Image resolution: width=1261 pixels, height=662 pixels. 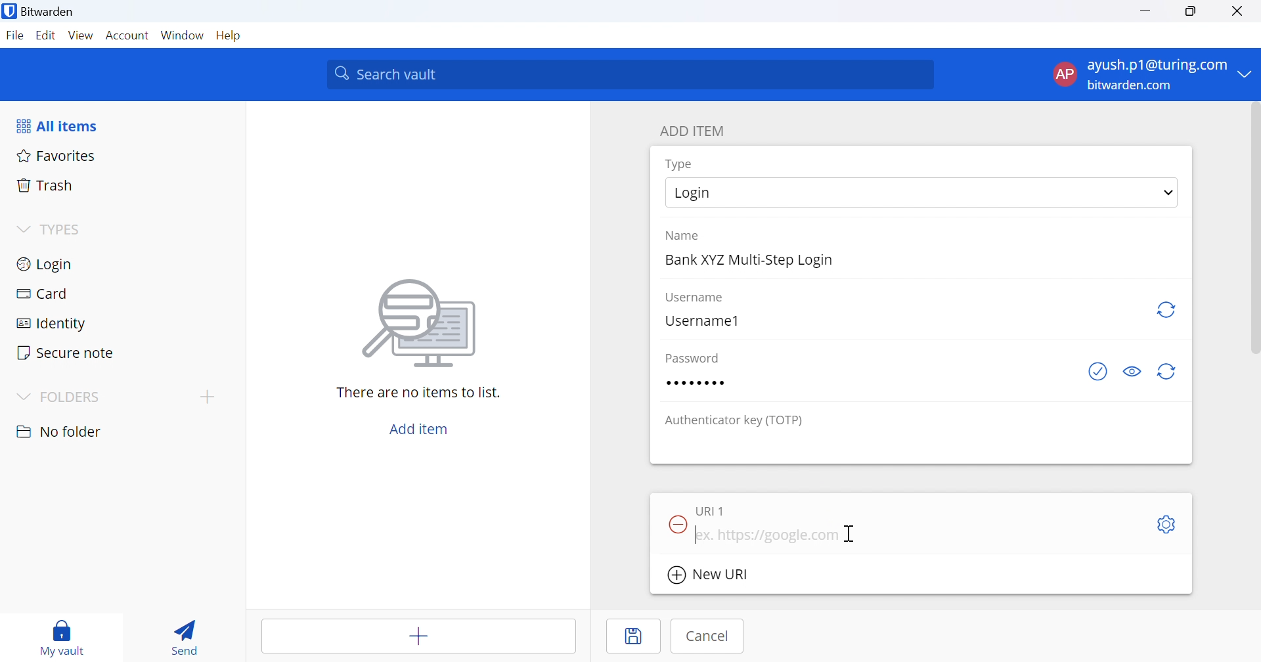 What do you see at coordinates (47, 263) in the screenshot?
I see `Login` at bounding box center [47, 263].